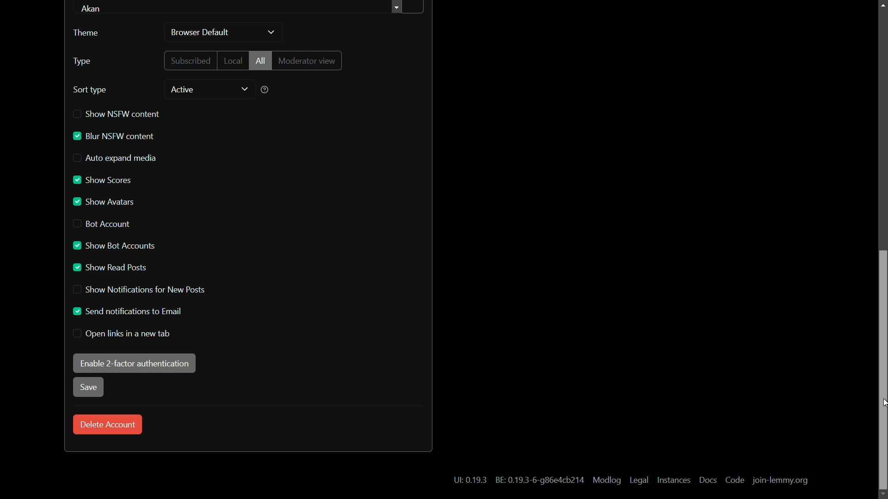  I want to click on text, so click(538, 480).